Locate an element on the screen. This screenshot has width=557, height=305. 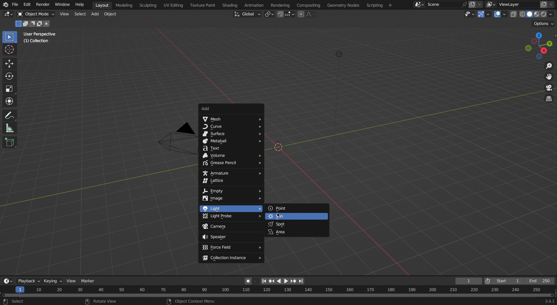
Transform is located at coordinates (10, 101).